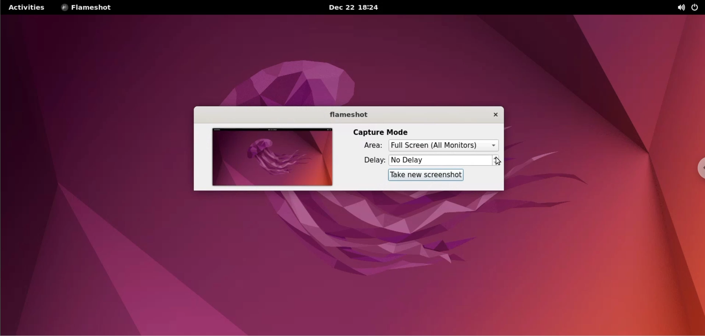 The width and height of the screenshot is (705, 336). I want to click on No delay, so click(441, 160).